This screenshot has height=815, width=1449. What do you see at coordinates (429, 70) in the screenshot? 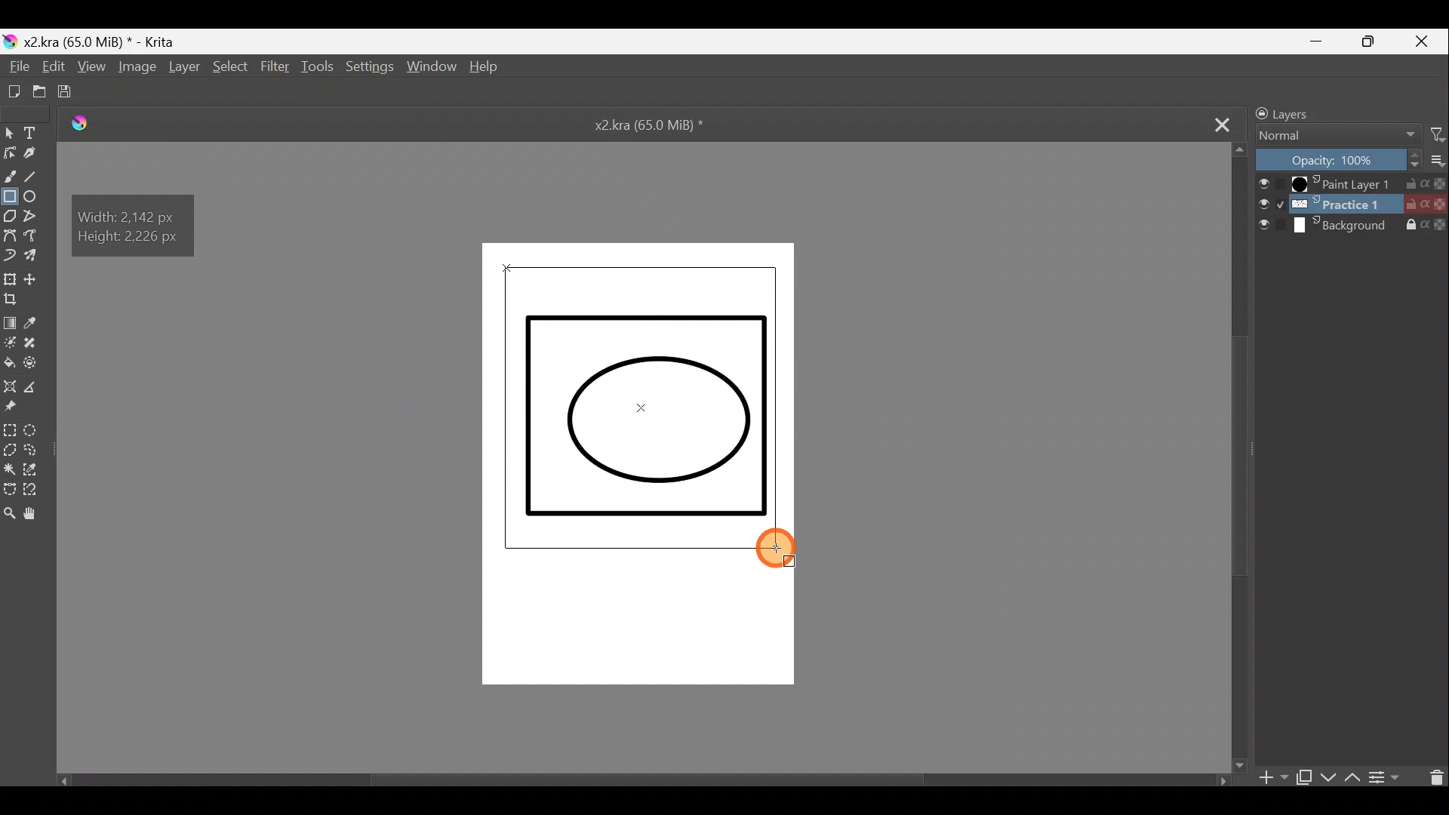
I see `Window` at bounding box center [429, 70].